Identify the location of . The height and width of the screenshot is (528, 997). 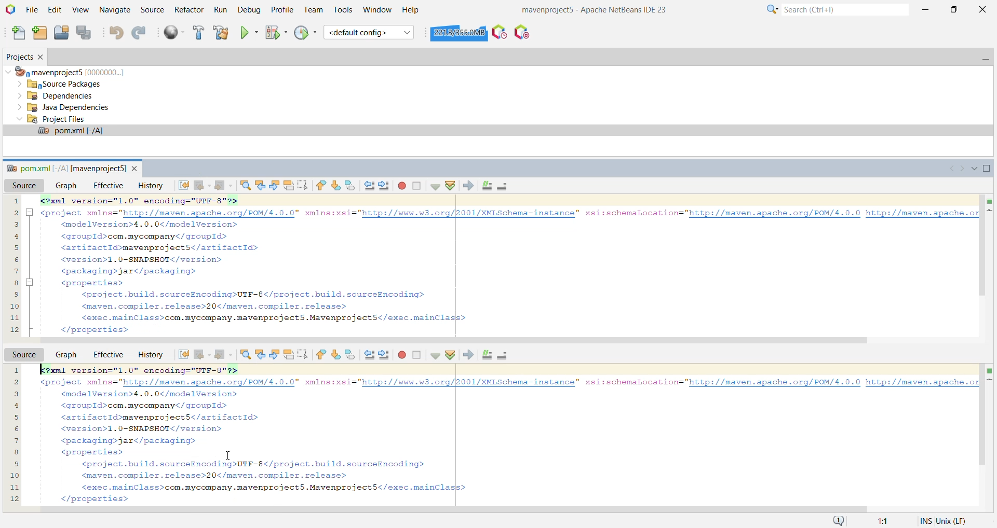
(885, 522).